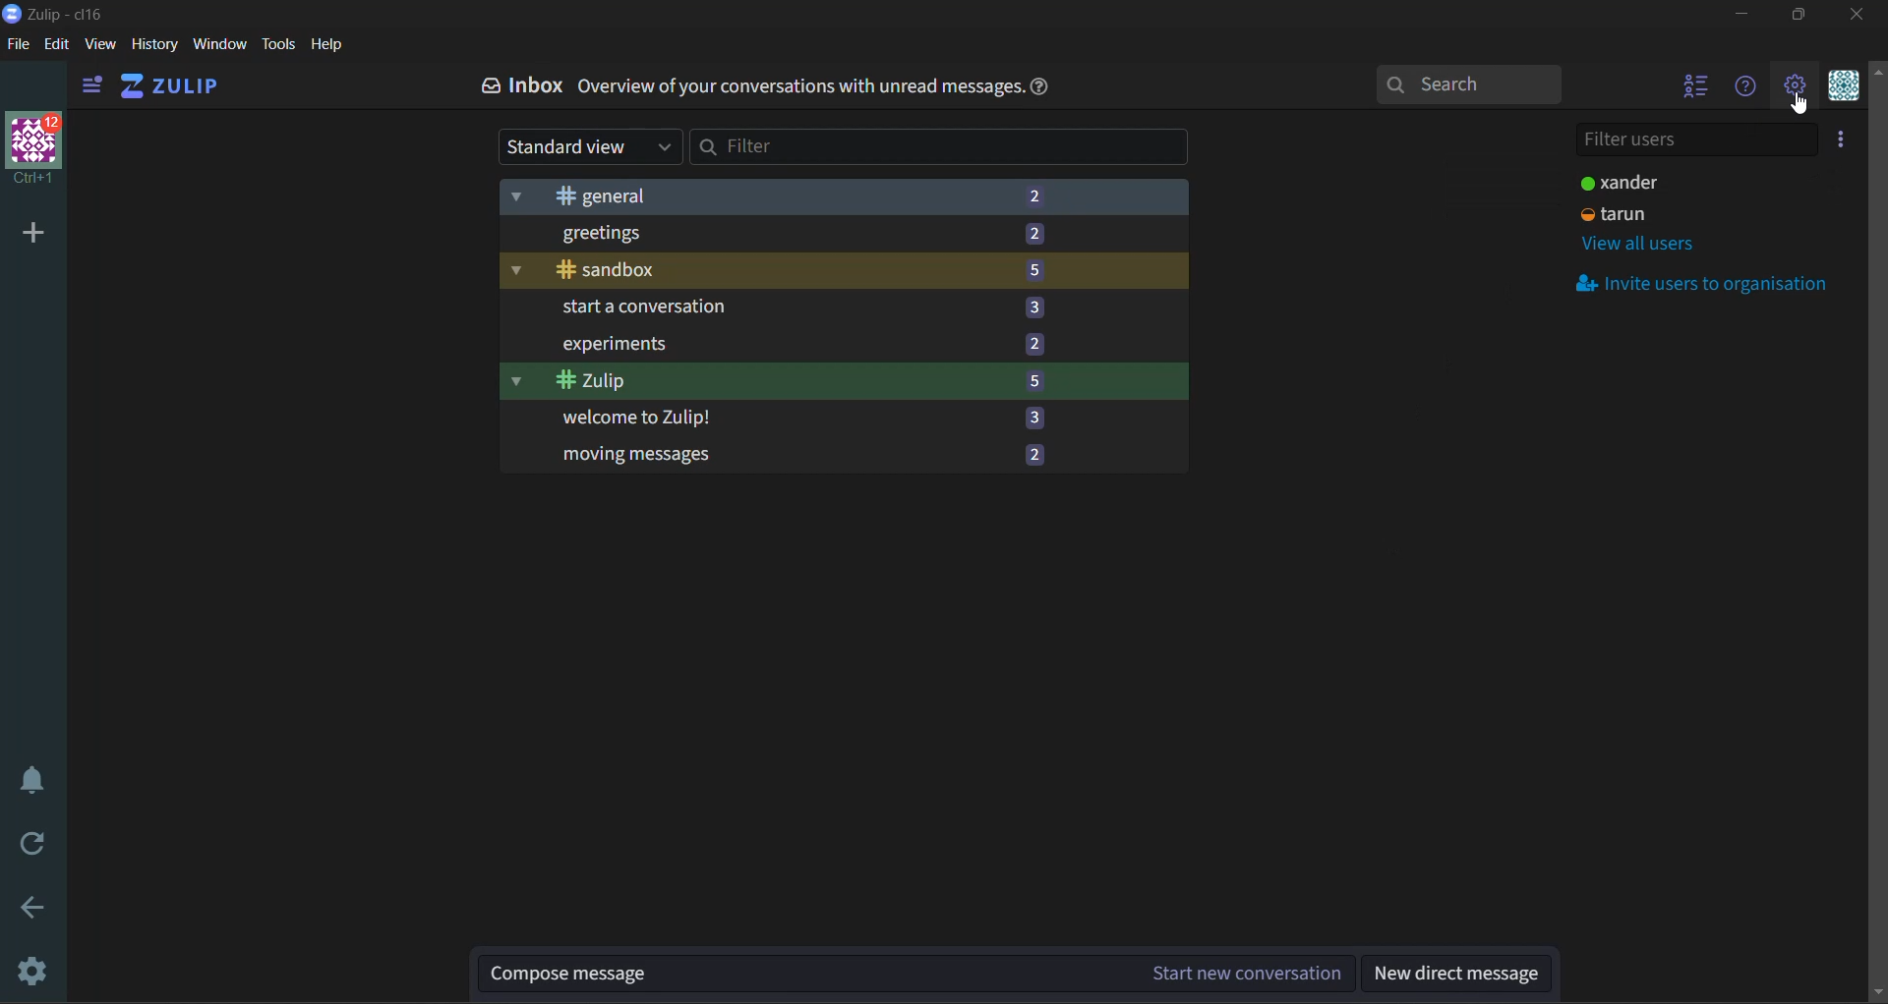 Image resolution: width=1888 pixels, height=1004 pixels. I want to click on file, so click(17, 45).